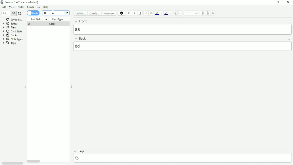 This screenshot has width=293, height=165. What do you see at coordinates (176, 13) in the screenshot?
I see `Remove formatting` at bounding box center [176, 13].